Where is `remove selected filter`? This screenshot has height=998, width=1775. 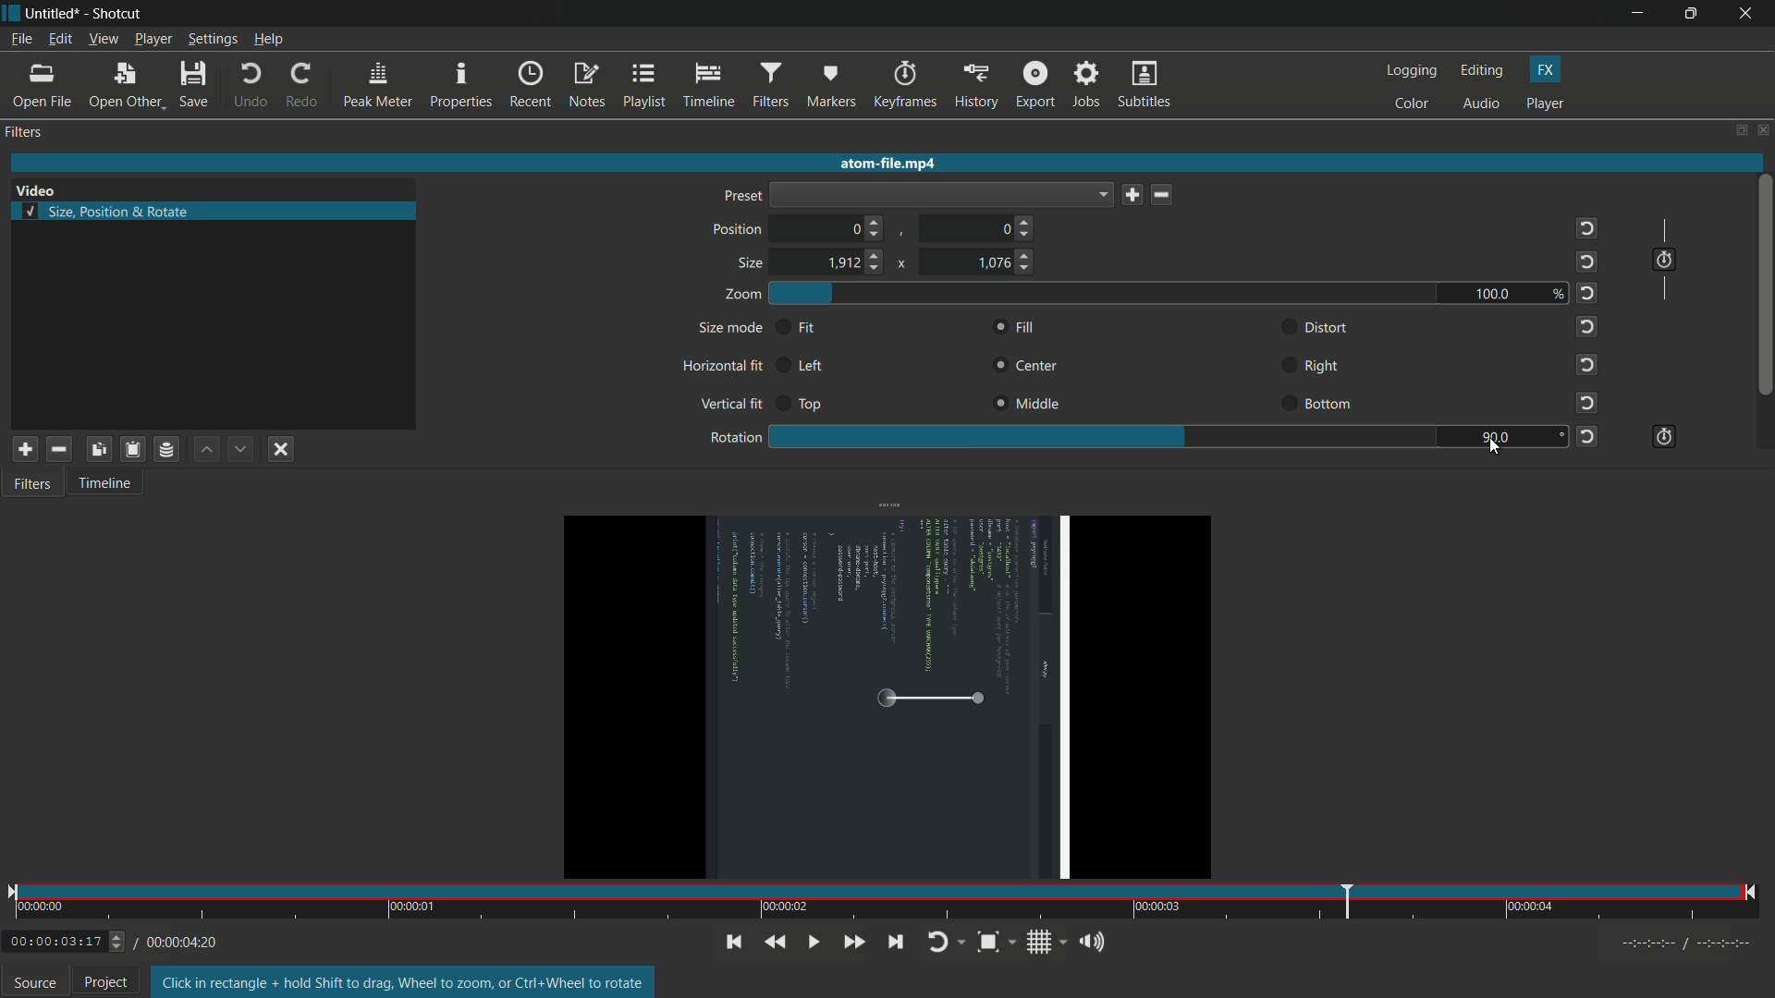 remove selected filter is located at coordinates (59, 448).